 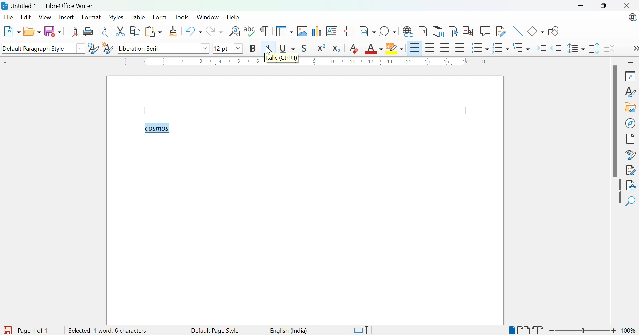 I want to click on New, so click(x=13, y=31).